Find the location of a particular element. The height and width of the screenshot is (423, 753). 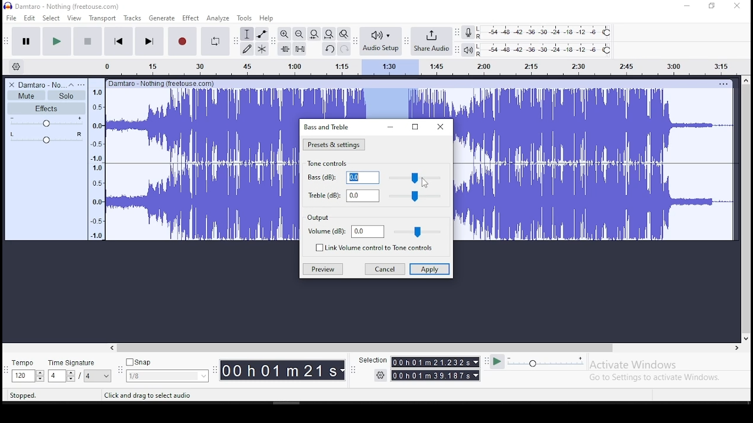

Maximize is located at coordinates (415, 127).